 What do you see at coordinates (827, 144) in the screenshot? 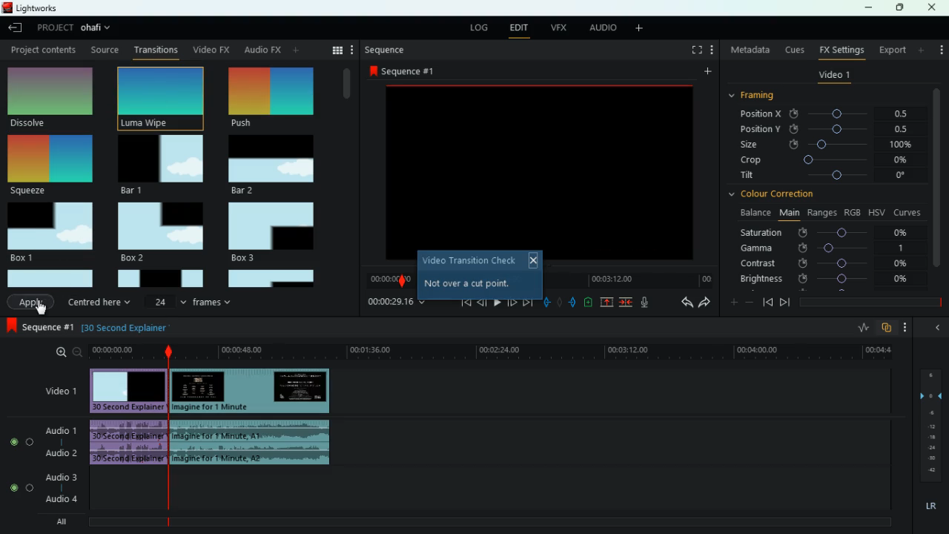
I see `size` at bounding box center [827, 144].